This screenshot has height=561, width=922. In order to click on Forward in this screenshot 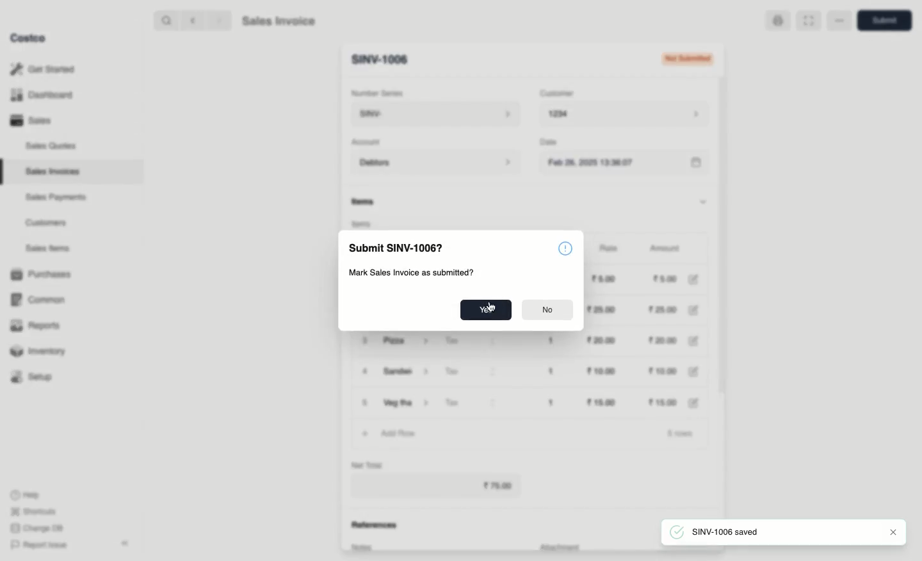, I will do `click(218, 21)`.